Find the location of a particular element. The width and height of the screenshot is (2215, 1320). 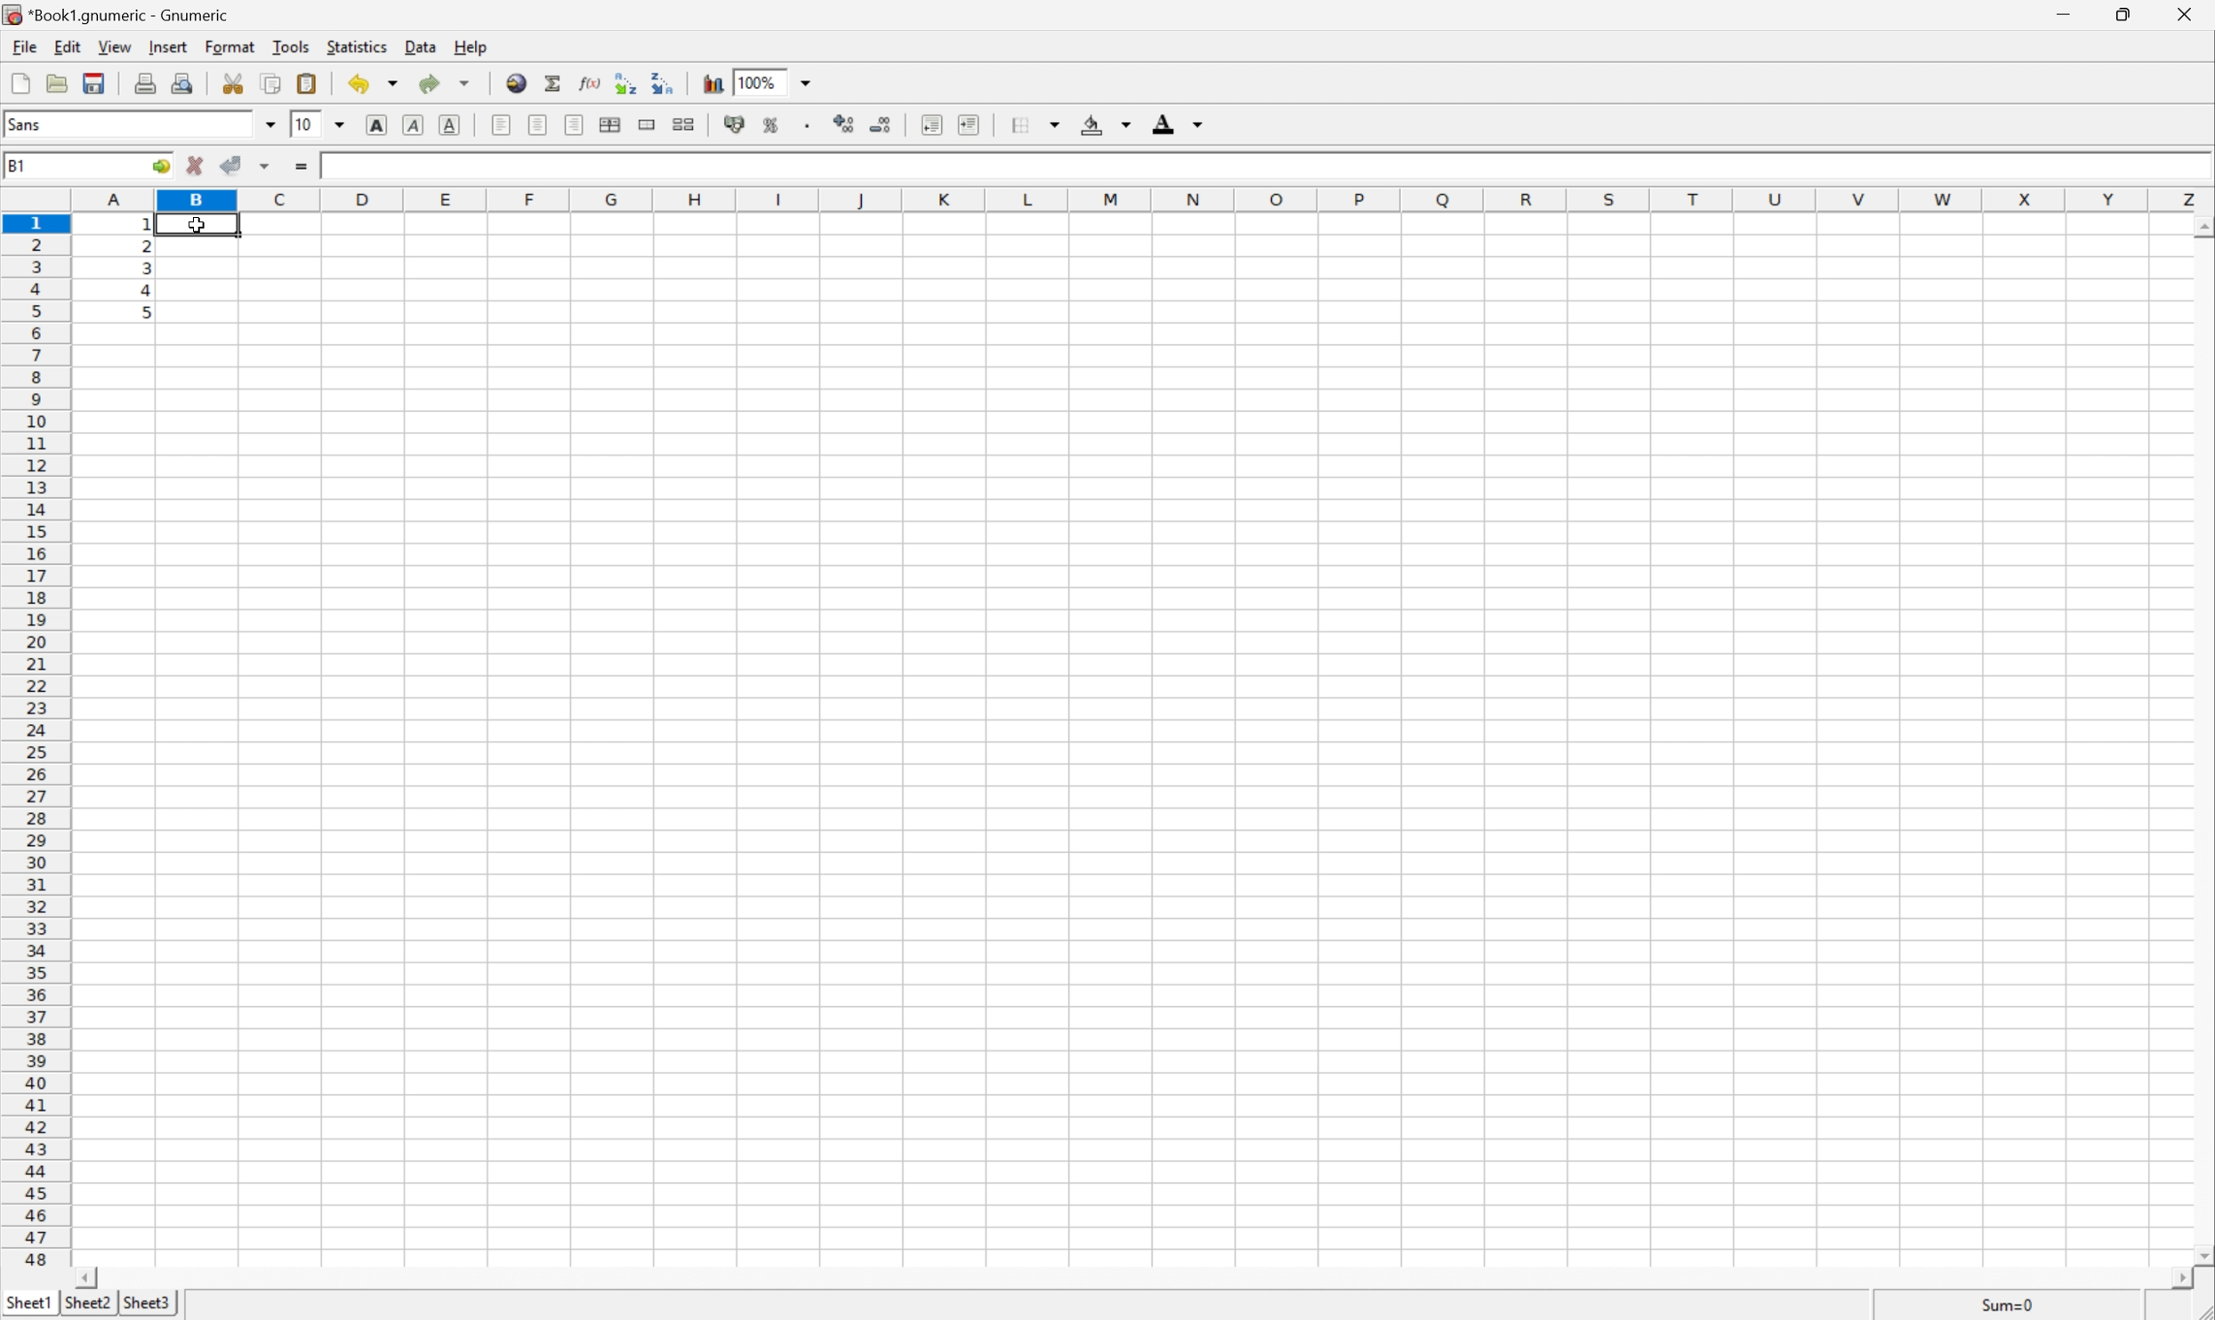

Italic is located at coordinates (410, 125).